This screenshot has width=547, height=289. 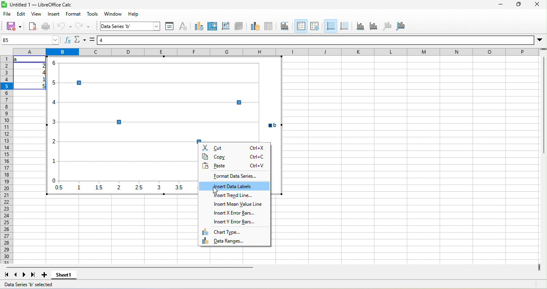 I want to click on character, so click(x=183, y=27).